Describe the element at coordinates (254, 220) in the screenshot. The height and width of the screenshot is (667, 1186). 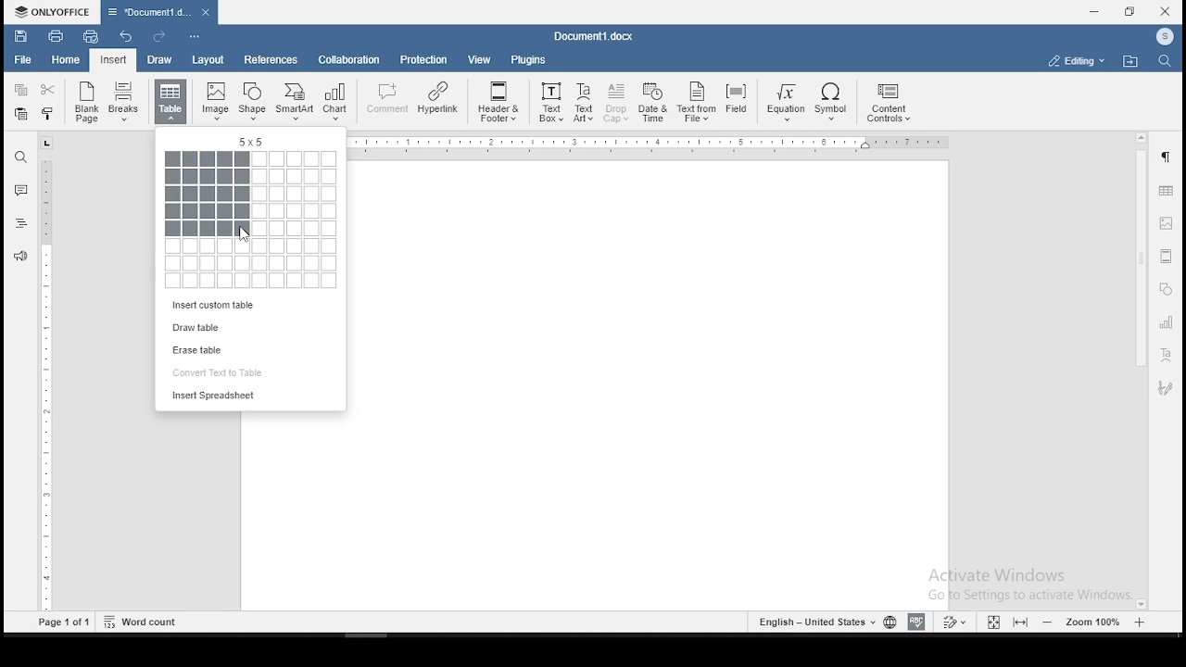
I see `table size selector` at that location.